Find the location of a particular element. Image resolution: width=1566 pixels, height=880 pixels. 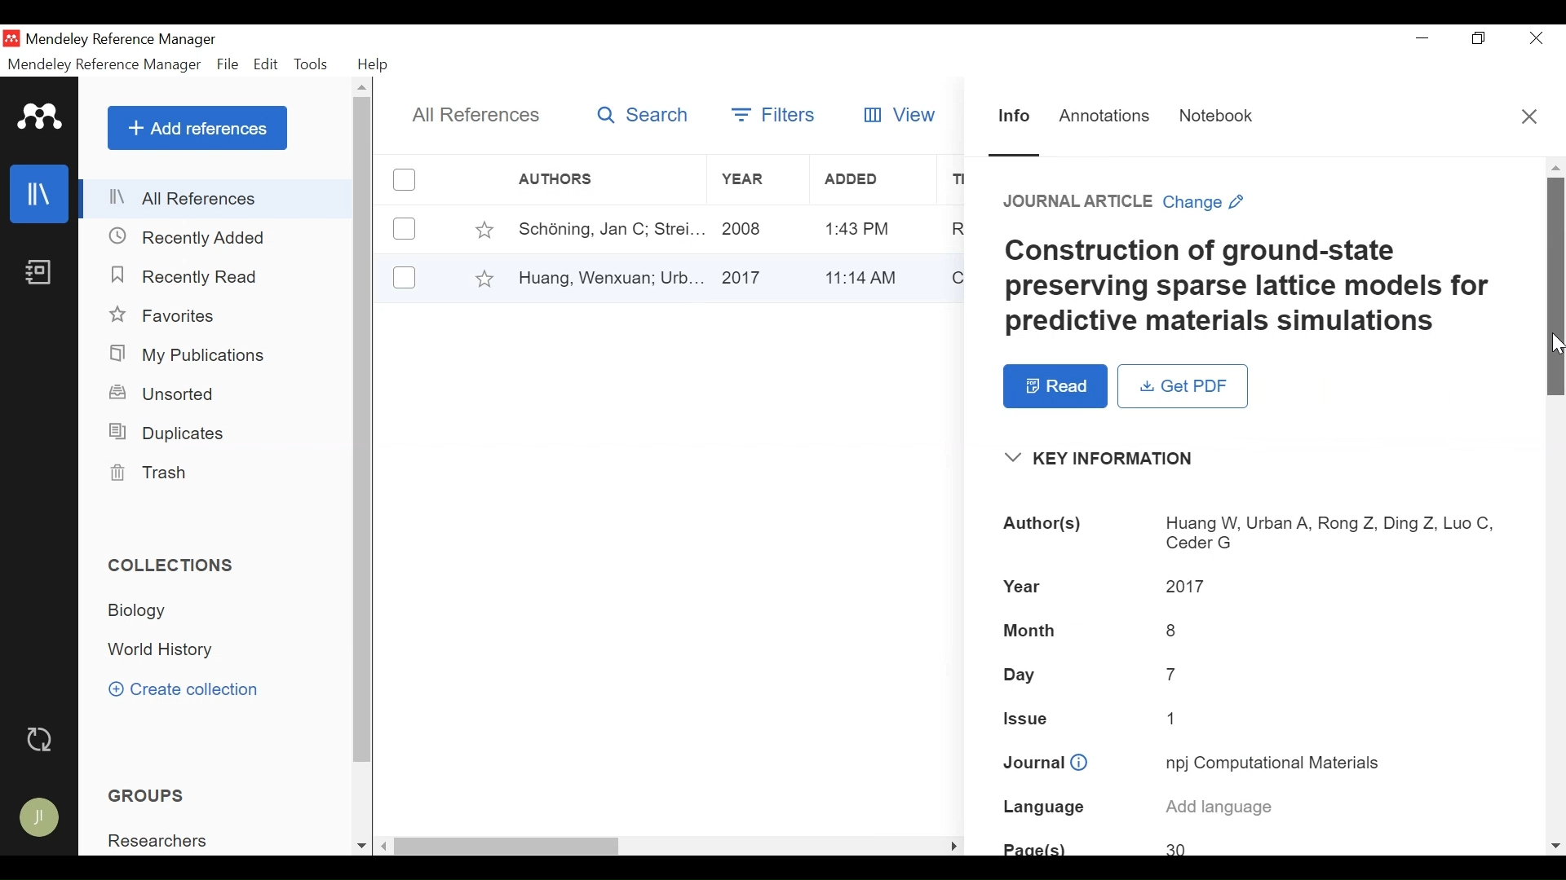

Scroll up is located at coordinates (1554, 167).